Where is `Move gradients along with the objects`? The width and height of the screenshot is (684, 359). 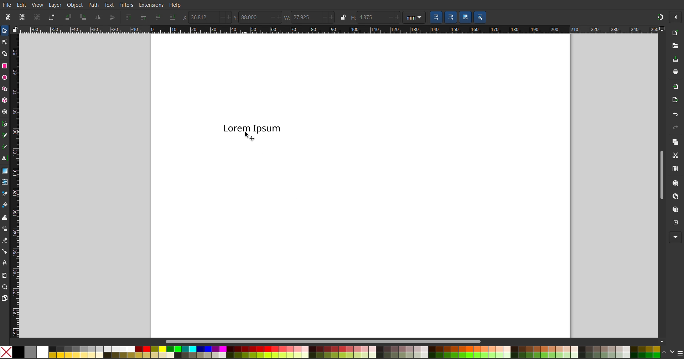 Move gradients along with the objects is located at coordinates (465, 17).